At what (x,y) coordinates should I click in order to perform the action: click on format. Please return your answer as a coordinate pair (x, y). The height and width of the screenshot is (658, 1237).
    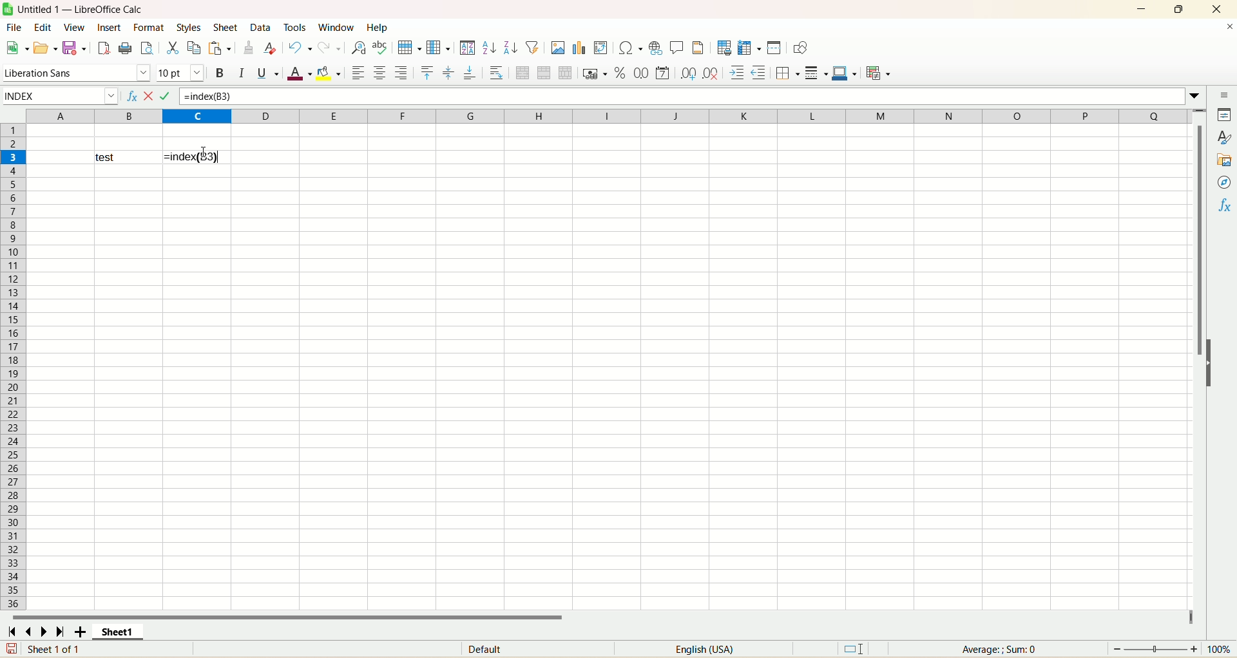
    Looking at the image, I should click on (148, 27).